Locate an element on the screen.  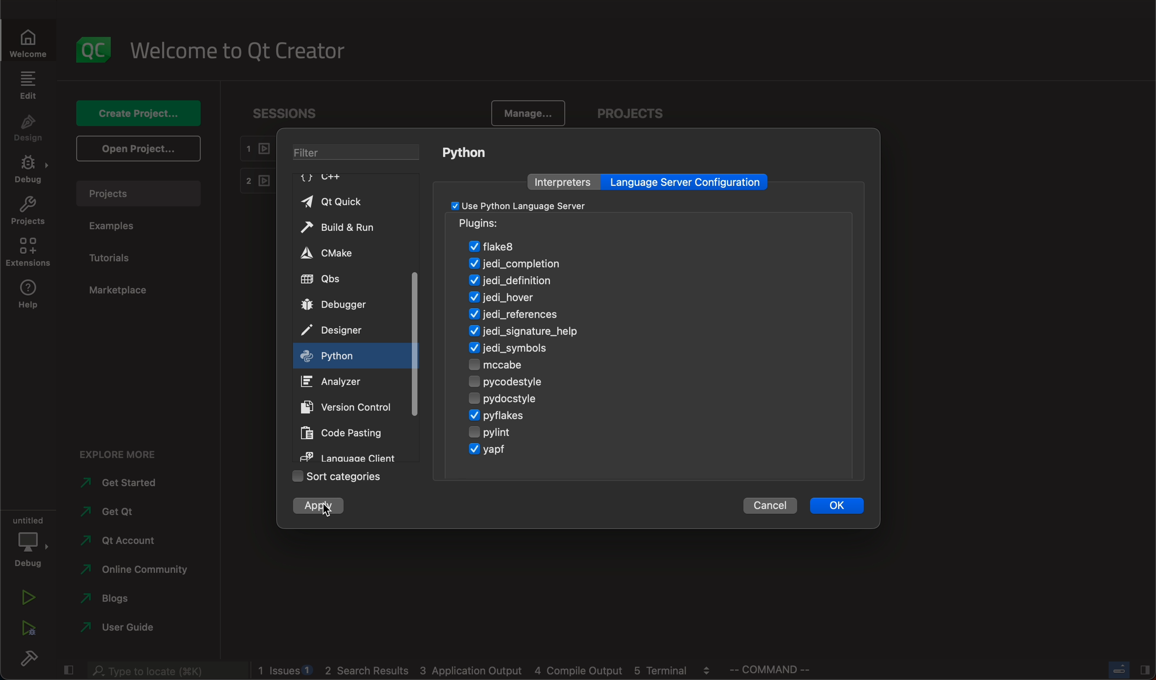
search bar is located at coordinates (165, 670).